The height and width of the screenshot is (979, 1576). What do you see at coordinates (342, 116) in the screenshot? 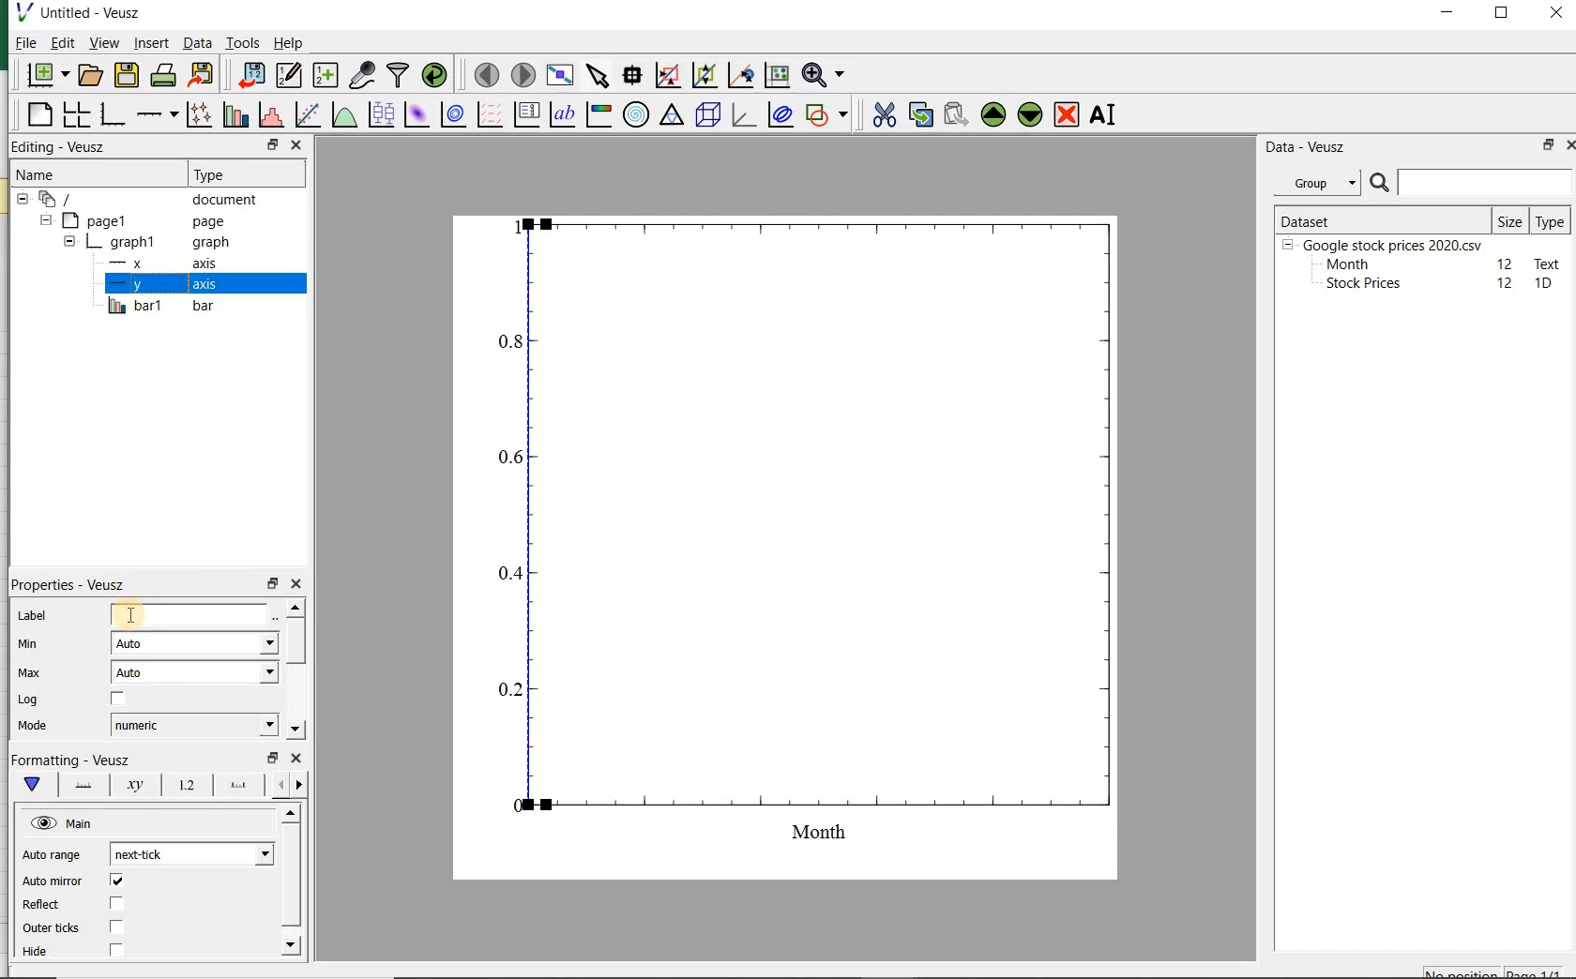
I see `plot a function` at bounding box center [342, 116].